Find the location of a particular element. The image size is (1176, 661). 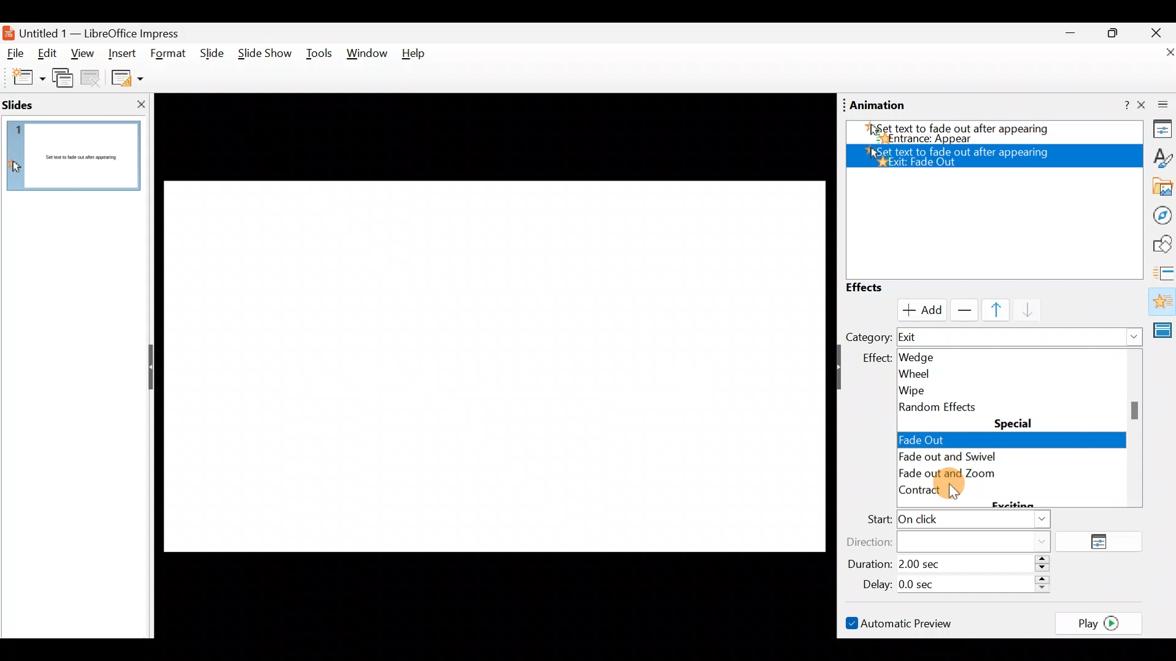

Wipe is located at coordinates (938, 388).